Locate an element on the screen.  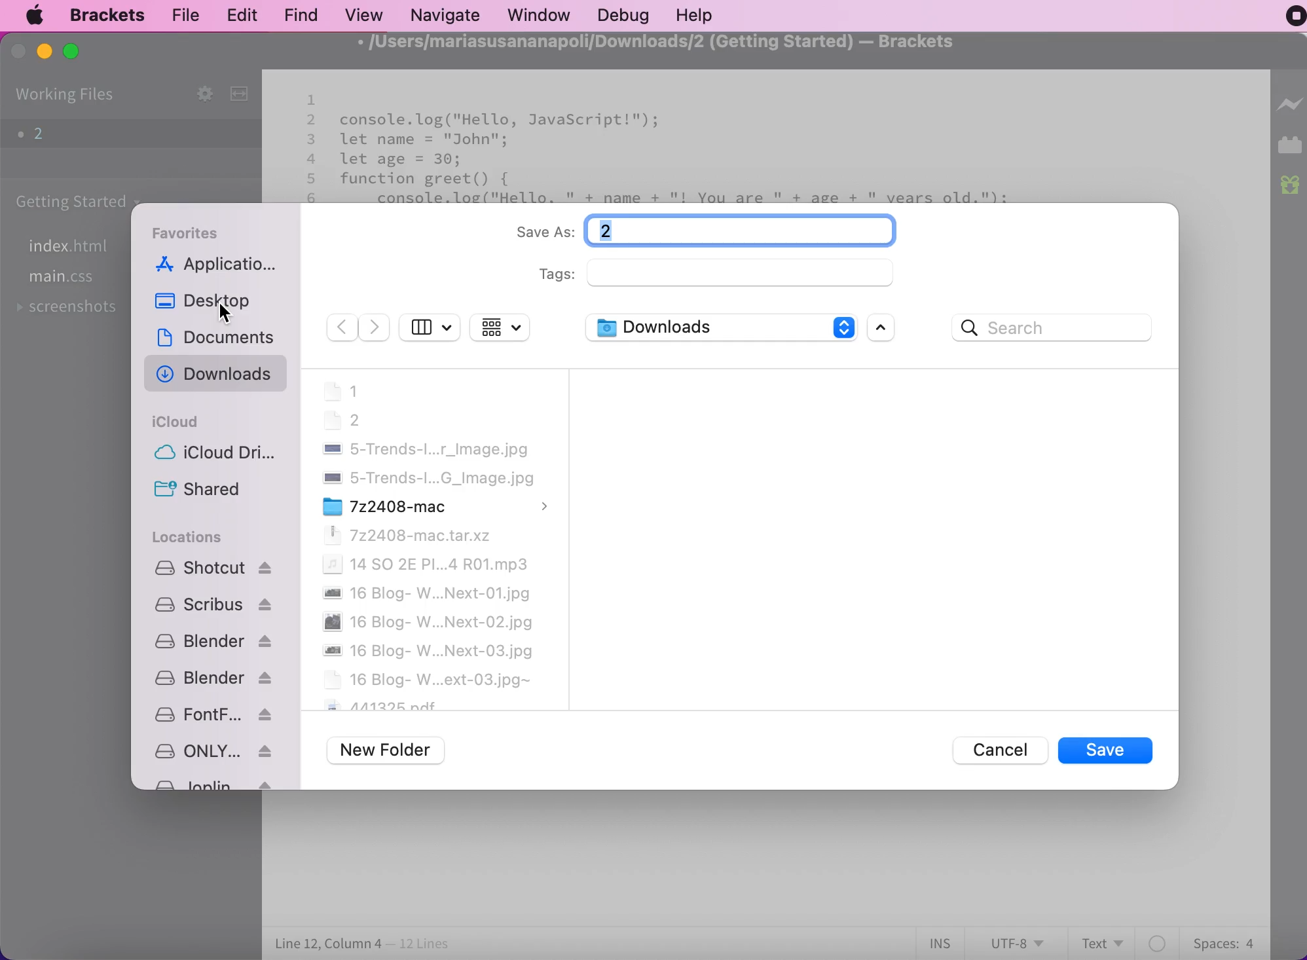
recording stopped is located at coordinates (1288, 20).